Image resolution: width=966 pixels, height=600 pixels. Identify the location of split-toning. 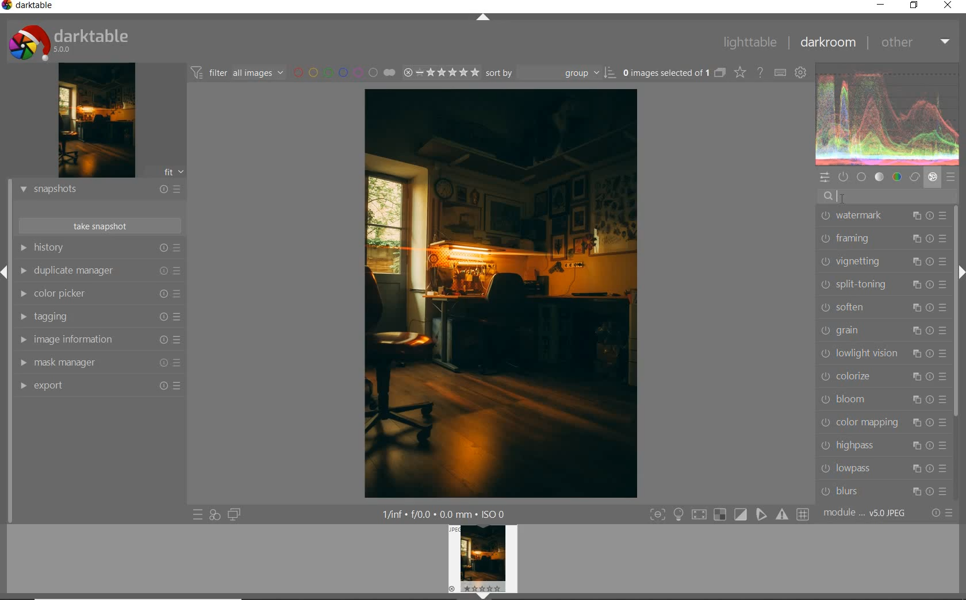
(883, 284).